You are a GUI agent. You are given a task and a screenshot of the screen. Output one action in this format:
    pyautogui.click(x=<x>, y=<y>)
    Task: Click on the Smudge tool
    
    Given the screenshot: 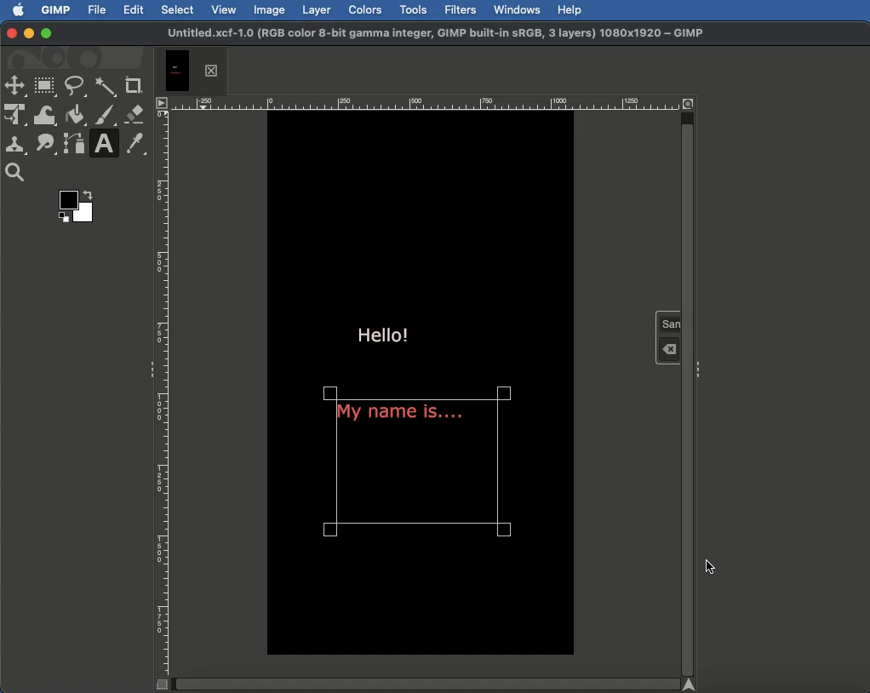 What is the action you would take?
    pyautogui.click(x=45, y=142)
    